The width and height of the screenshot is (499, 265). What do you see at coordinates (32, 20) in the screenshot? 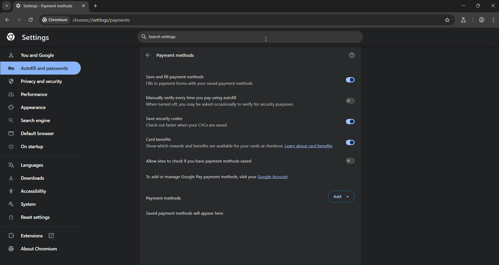
I see `reload page` at bounding box center [32, 20].